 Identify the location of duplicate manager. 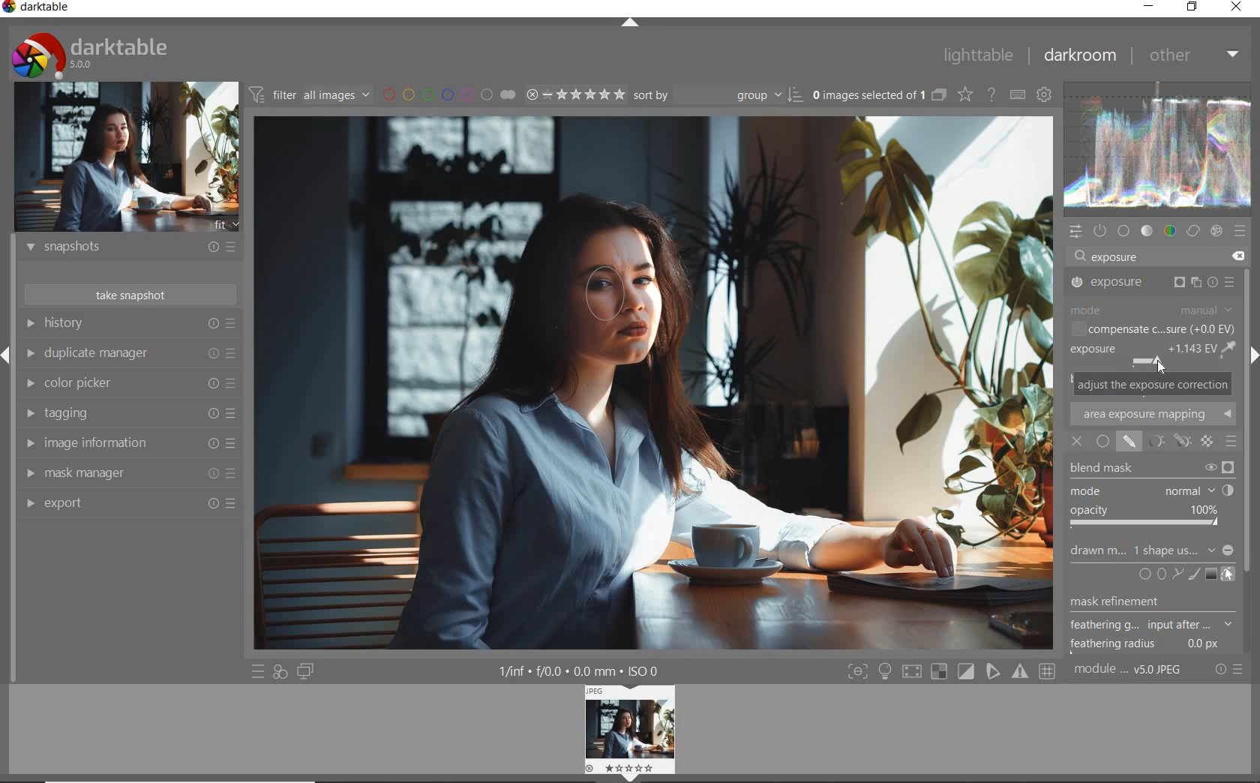
(131, 353).